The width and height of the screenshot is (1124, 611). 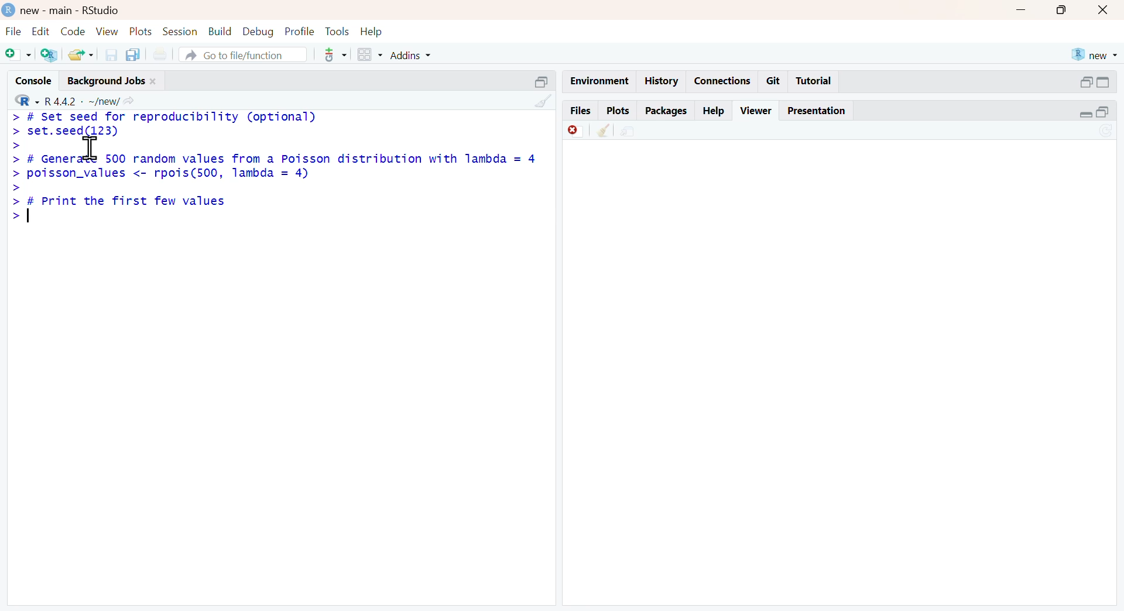 What do you see at coordinates (577, 131) in the screenshot?
I see `discard` at bounding box center [577, 131].